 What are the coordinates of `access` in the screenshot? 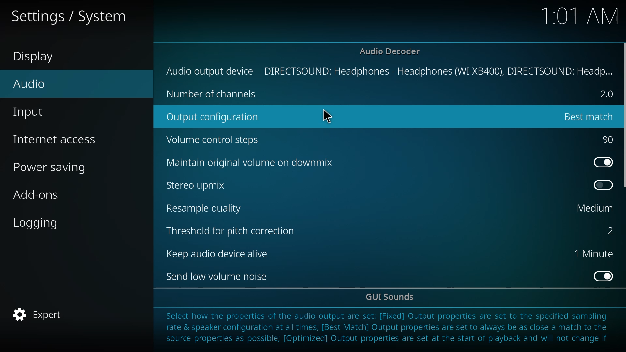 It's located at (61, 139).